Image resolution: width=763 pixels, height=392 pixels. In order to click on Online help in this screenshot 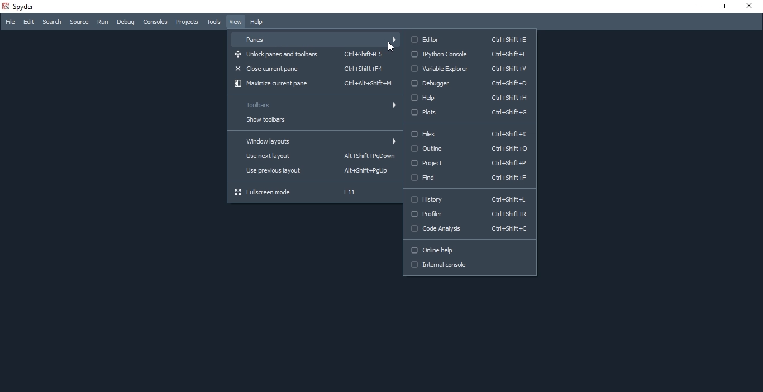, I will do `click(469, 251)`.